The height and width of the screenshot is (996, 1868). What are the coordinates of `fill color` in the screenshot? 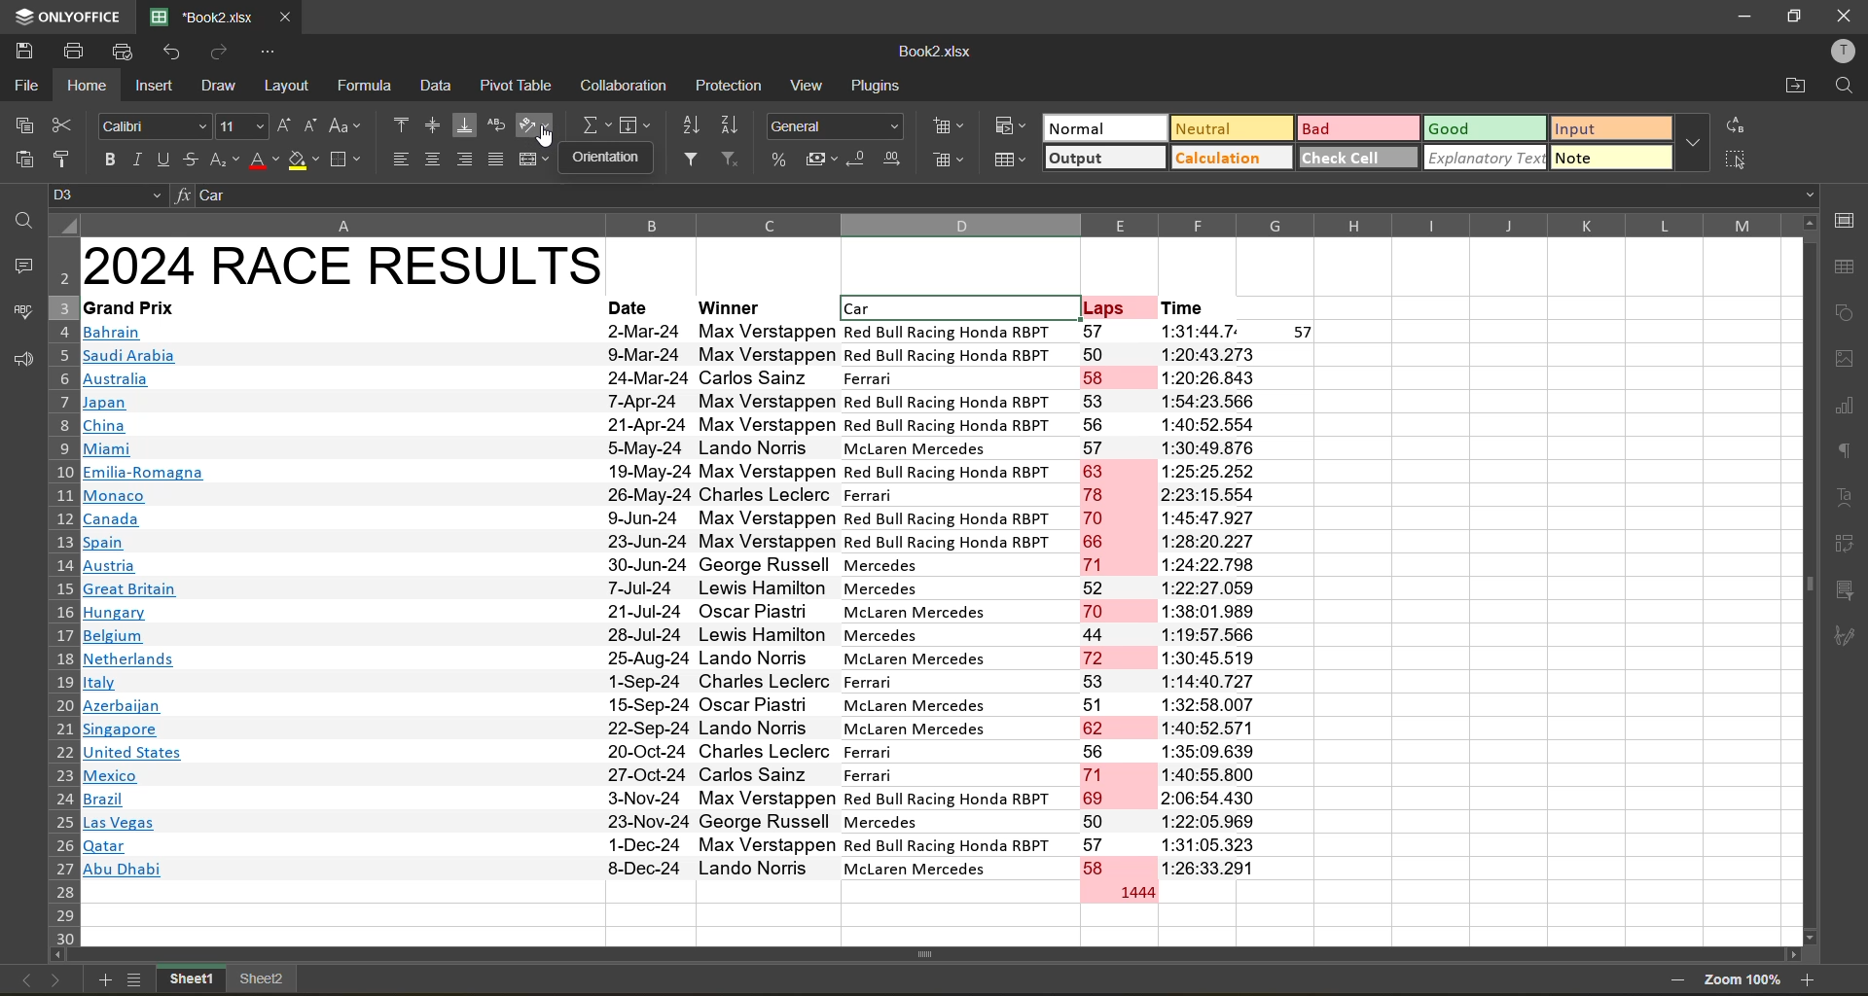 It's located at (304, 160).